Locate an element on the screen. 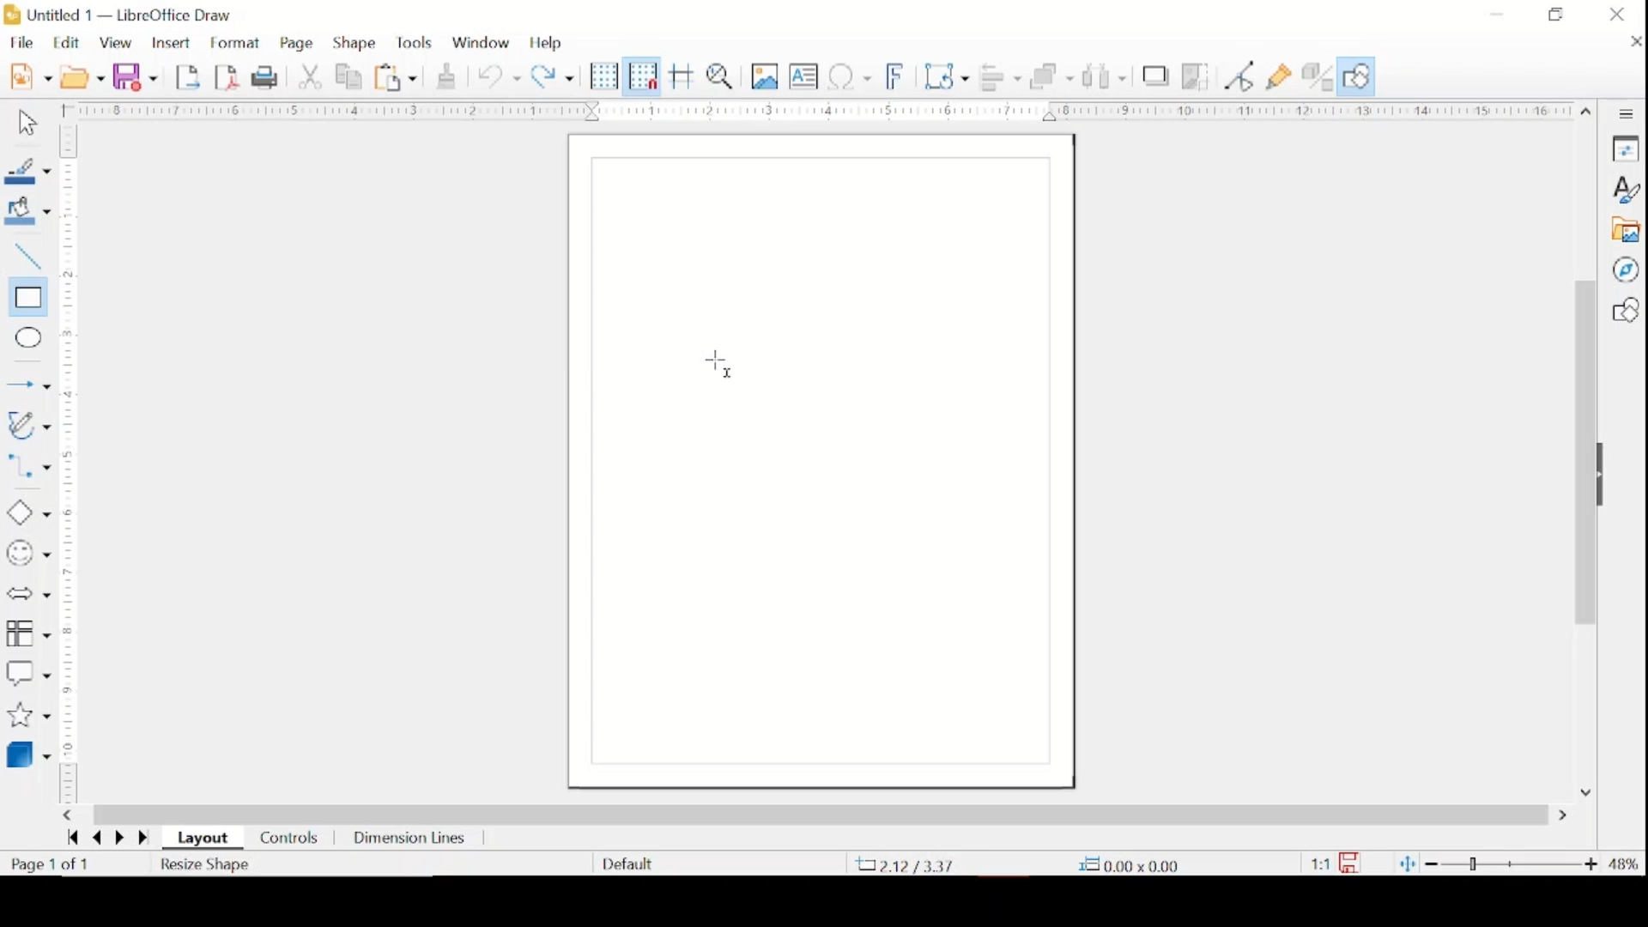 The image size is (1648, 927). display grid is located at coordinates (604, 77).